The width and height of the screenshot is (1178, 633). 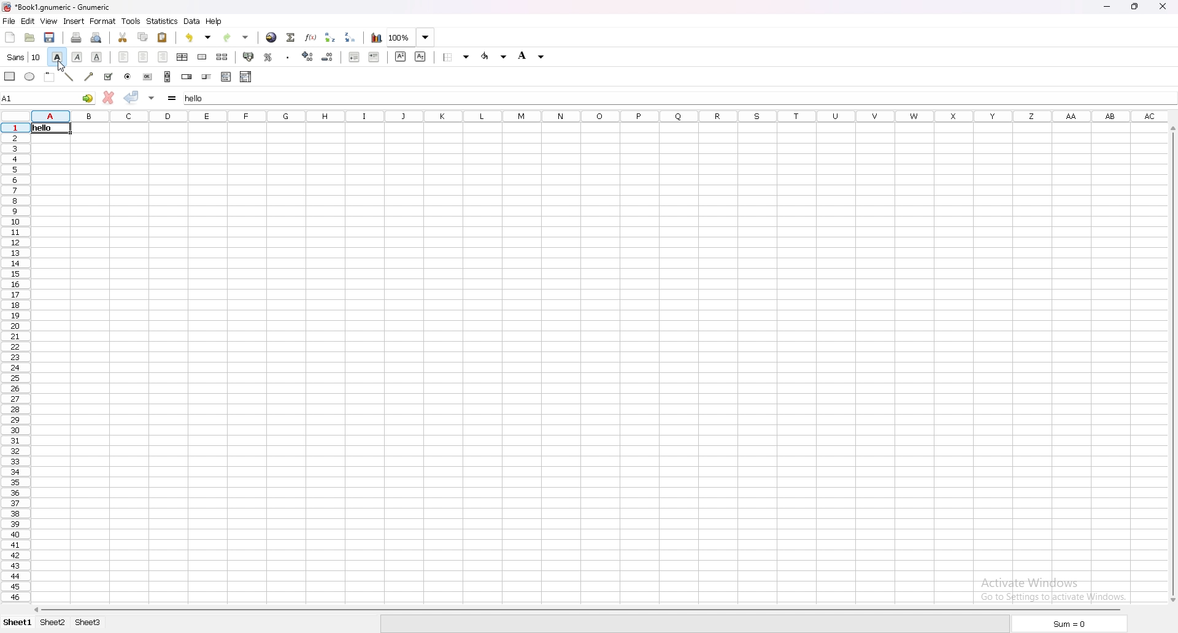 I want to click on data, so click(x=193, y=21).